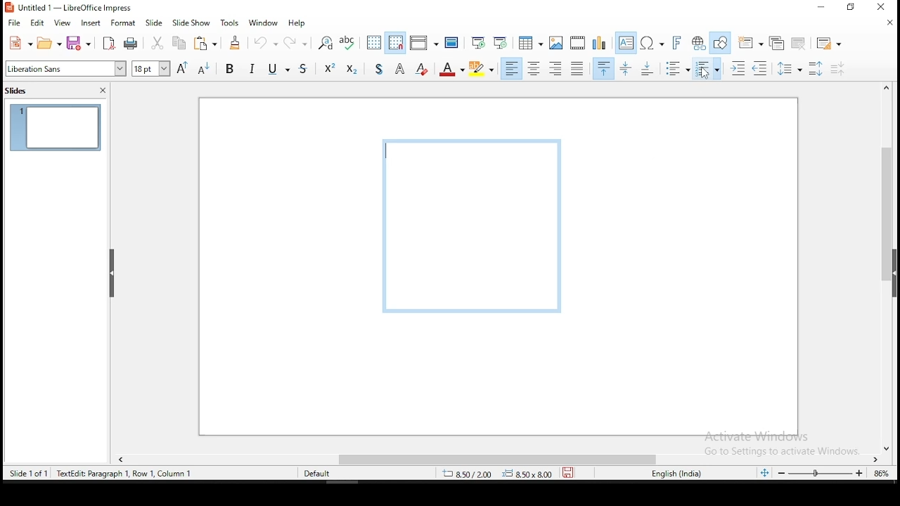  What do you see at coordinates (180, 44) in the screenshot?
I see `copy` at bounding box center [180, 44].